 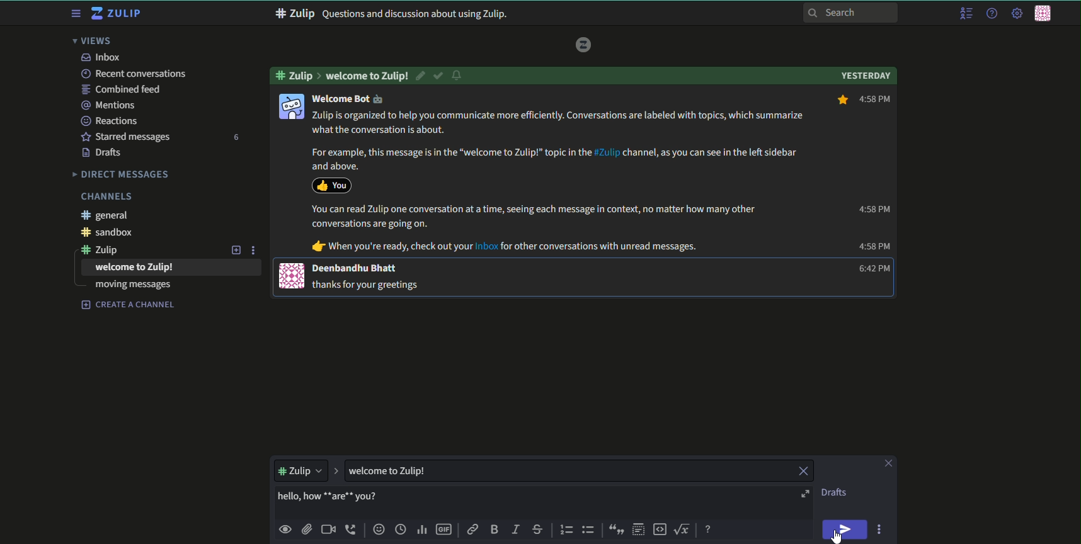 I want to click on icon, so click(x=331, y=184).